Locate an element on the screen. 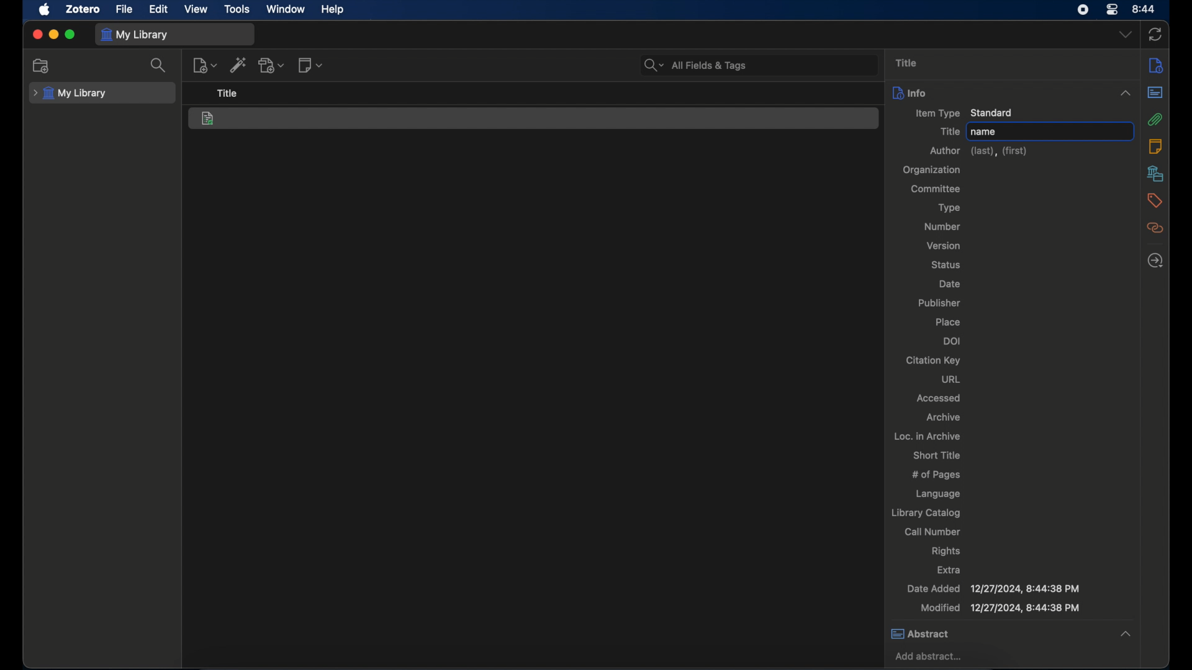  item type is located at coordinates (964, 112).